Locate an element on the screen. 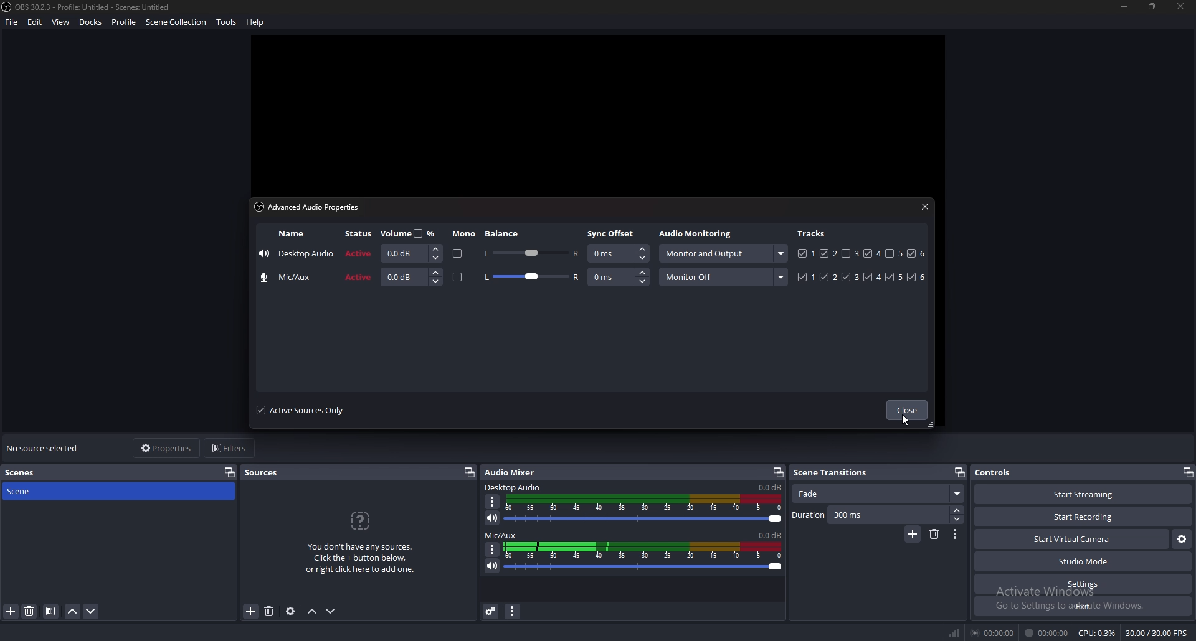  active sources only is located at coordinates (300, 410).